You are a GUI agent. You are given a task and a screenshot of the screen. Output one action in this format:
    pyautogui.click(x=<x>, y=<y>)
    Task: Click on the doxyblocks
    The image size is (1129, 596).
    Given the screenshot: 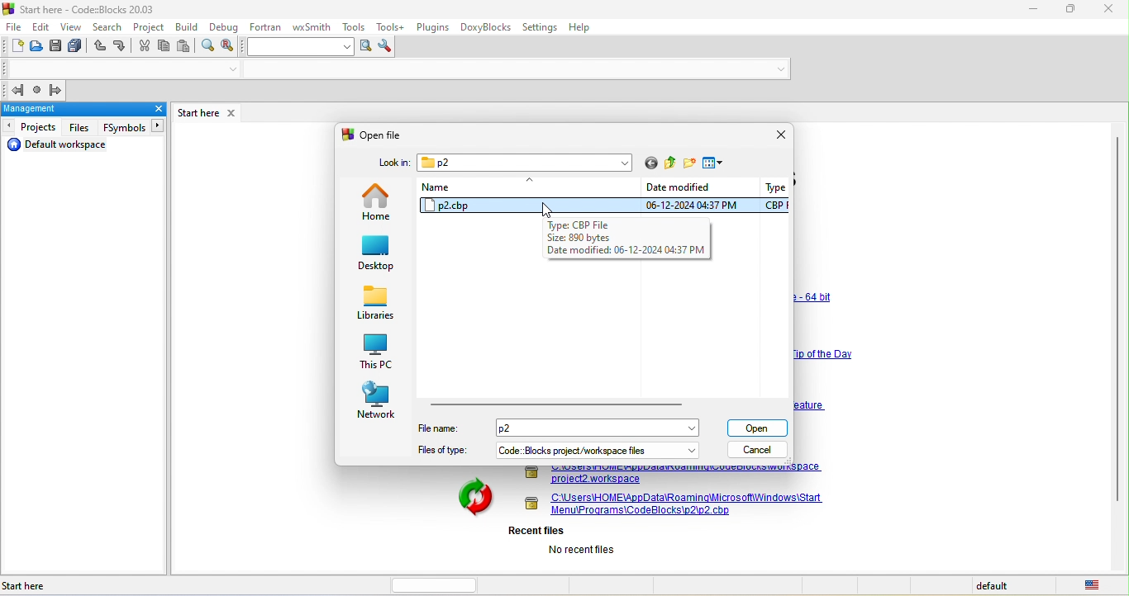 What is the action you would take?
    pyautogui.click(x=487, y=29)
    